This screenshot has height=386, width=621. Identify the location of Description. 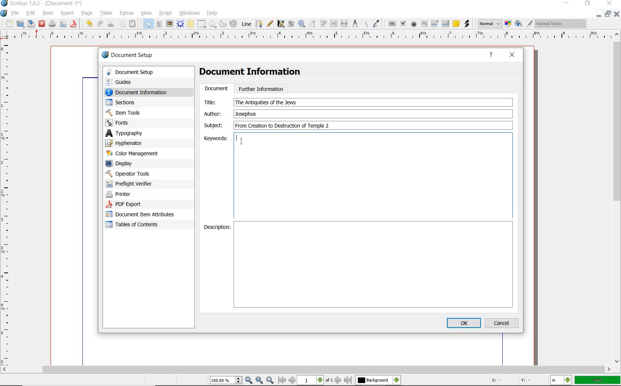
(214, 228).